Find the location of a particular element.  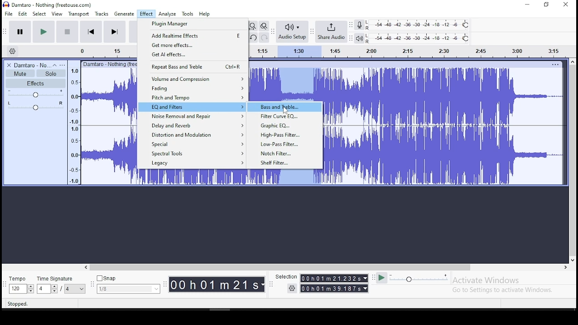

Cursor is located at coordinates (285, 111).